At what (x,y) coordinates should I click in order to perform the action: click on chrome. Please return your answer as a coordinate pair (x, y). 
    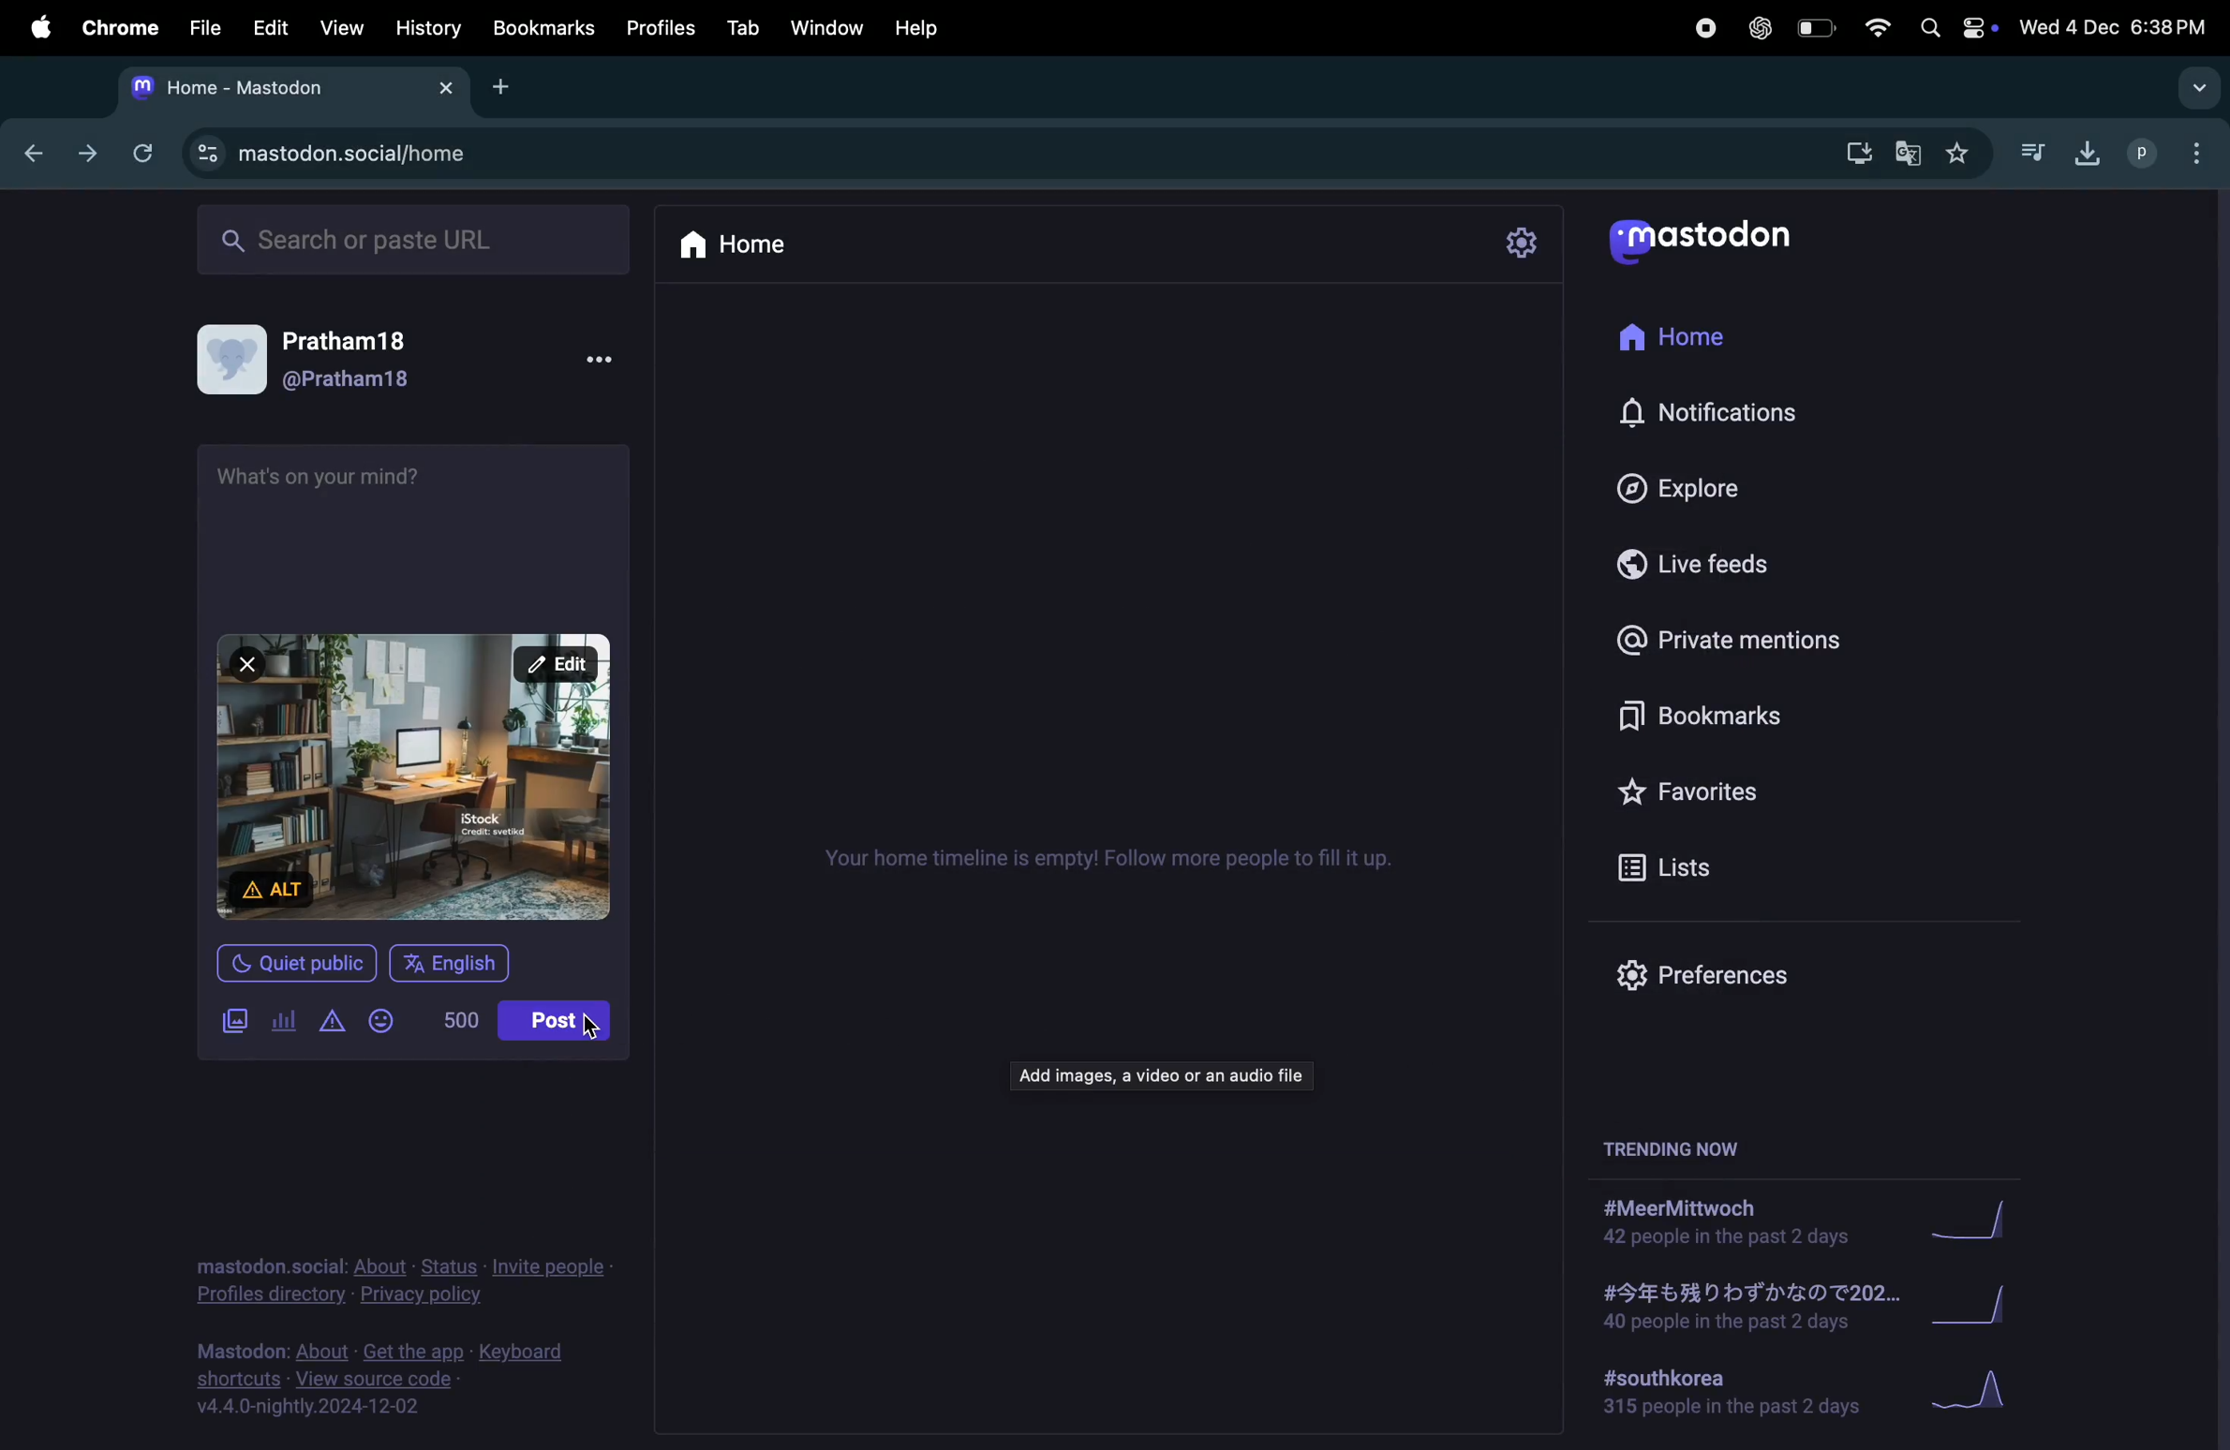
    Looking at the image, I should click on (116, 31).